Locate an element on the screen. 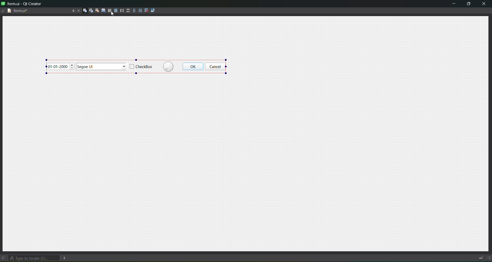 The image size is (492, 262). layout in a grid is located at coordinates (140, 10).